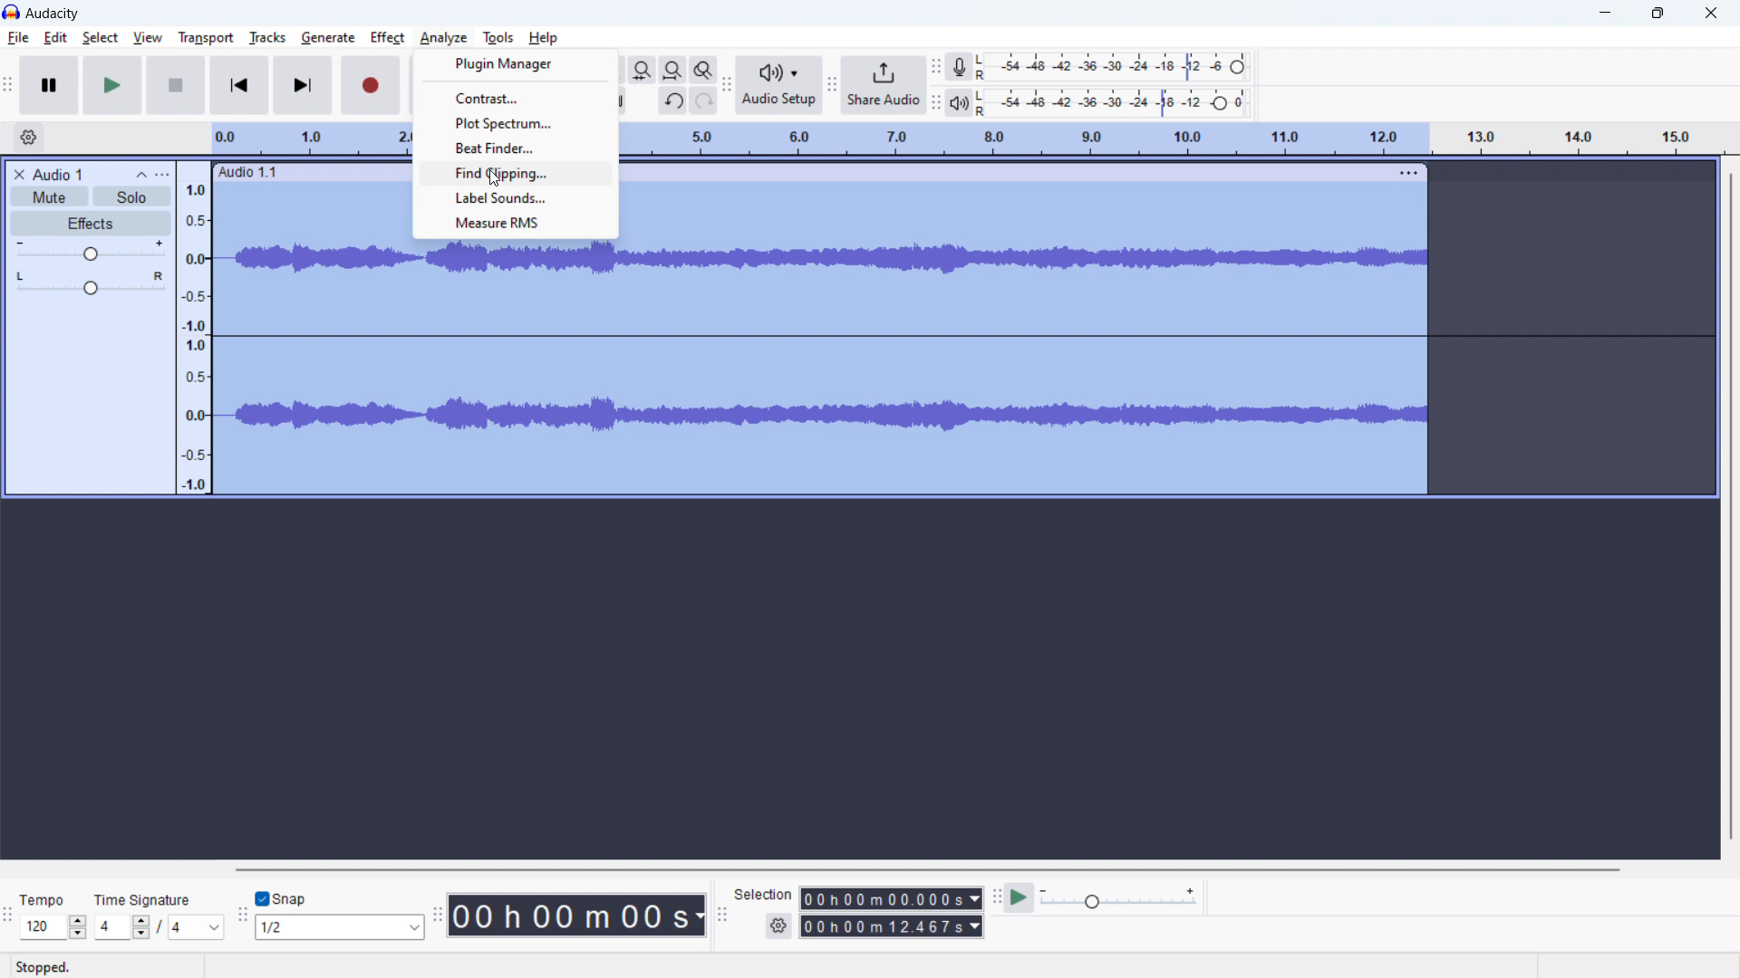 This screenshot has height=978, width=1740. Describe the element at coordinates (443, 38) in the screenshot. I see `analyze` at that location.